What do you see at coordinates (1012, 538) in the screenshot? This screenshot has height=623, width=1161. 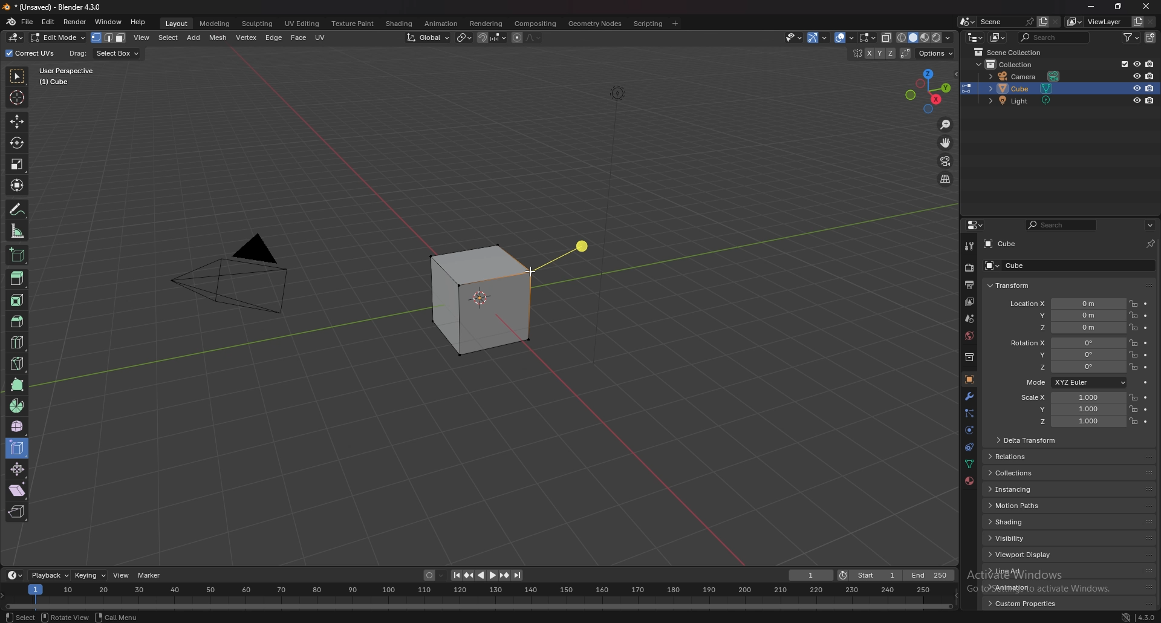 I see `visibility` at bounding box center [1012, 538].